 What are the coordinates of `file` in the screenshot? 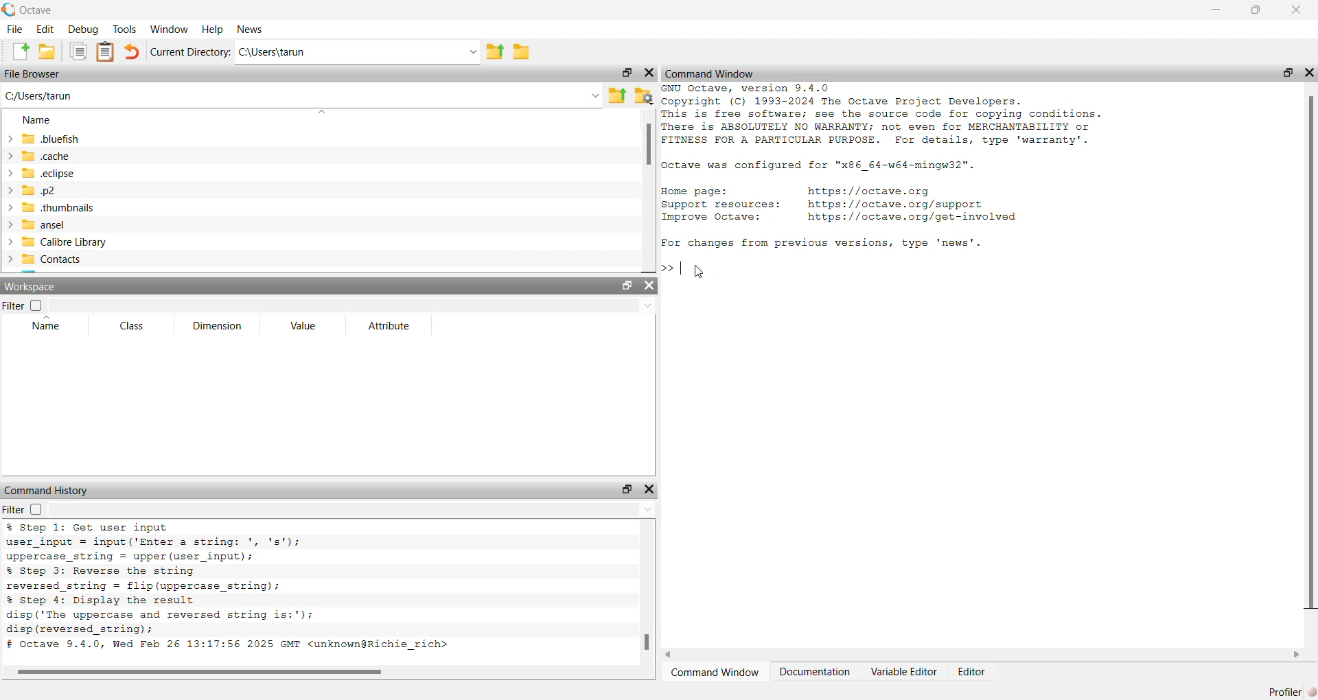 It's located at (14, 29).